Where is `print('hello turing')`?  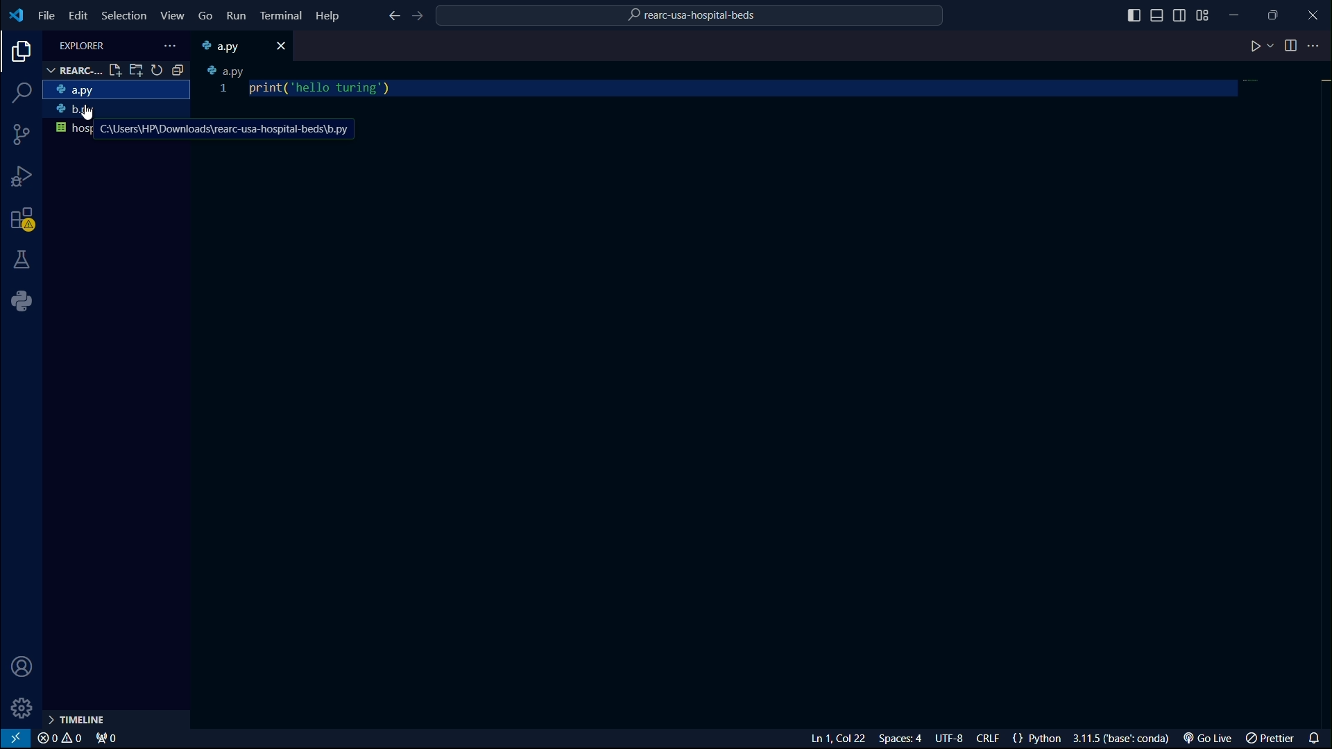
print('hello turing') is located at coordinates (323, 88).